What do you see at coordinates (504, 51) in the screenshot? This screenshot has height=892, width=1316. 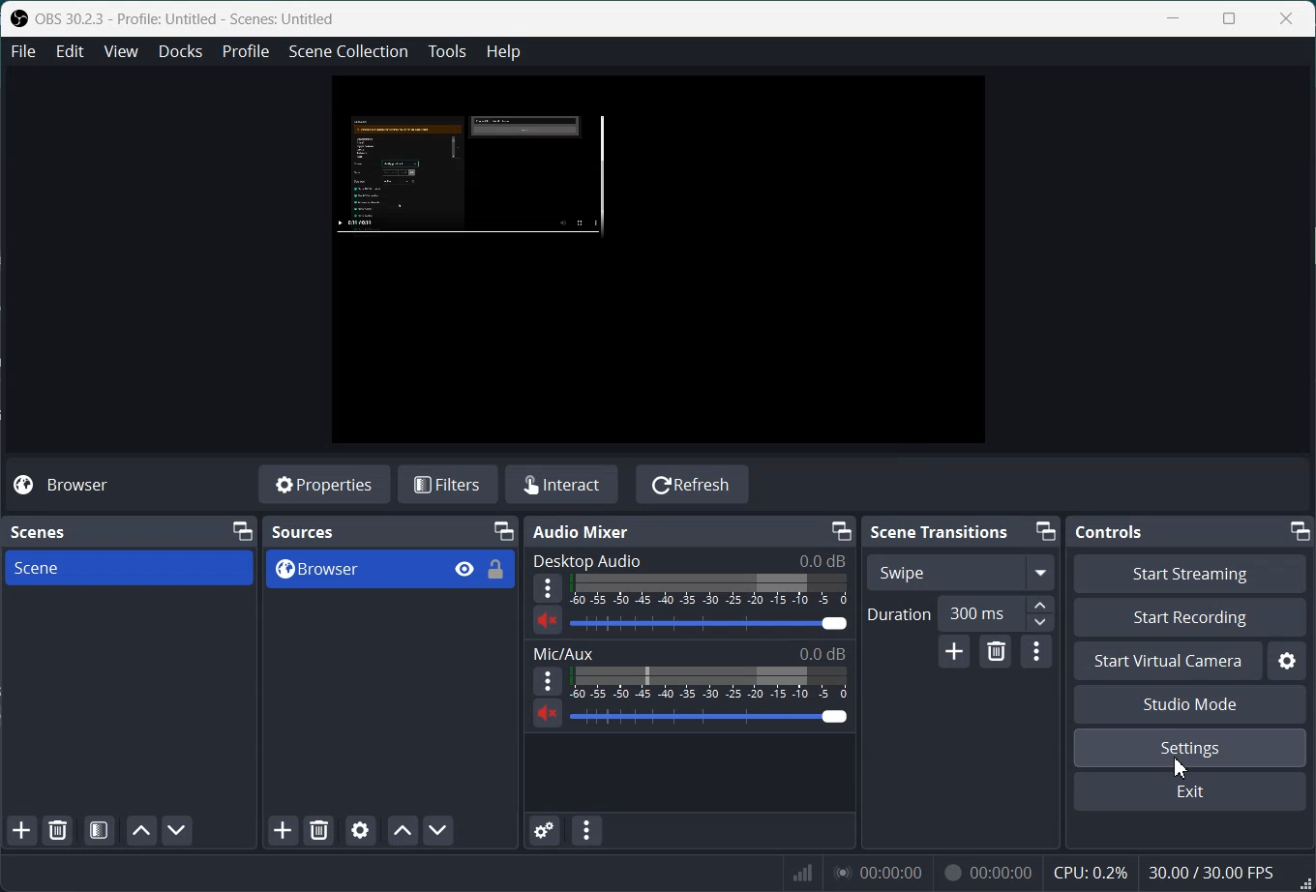 I see `Help` at bounding box center [504, 51].